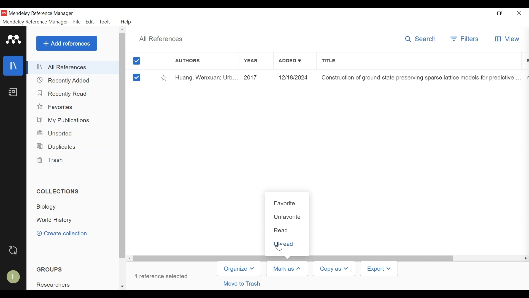  Describe the element at coordinates (50, 269) in the screenshot. I see `Groups` at that location.